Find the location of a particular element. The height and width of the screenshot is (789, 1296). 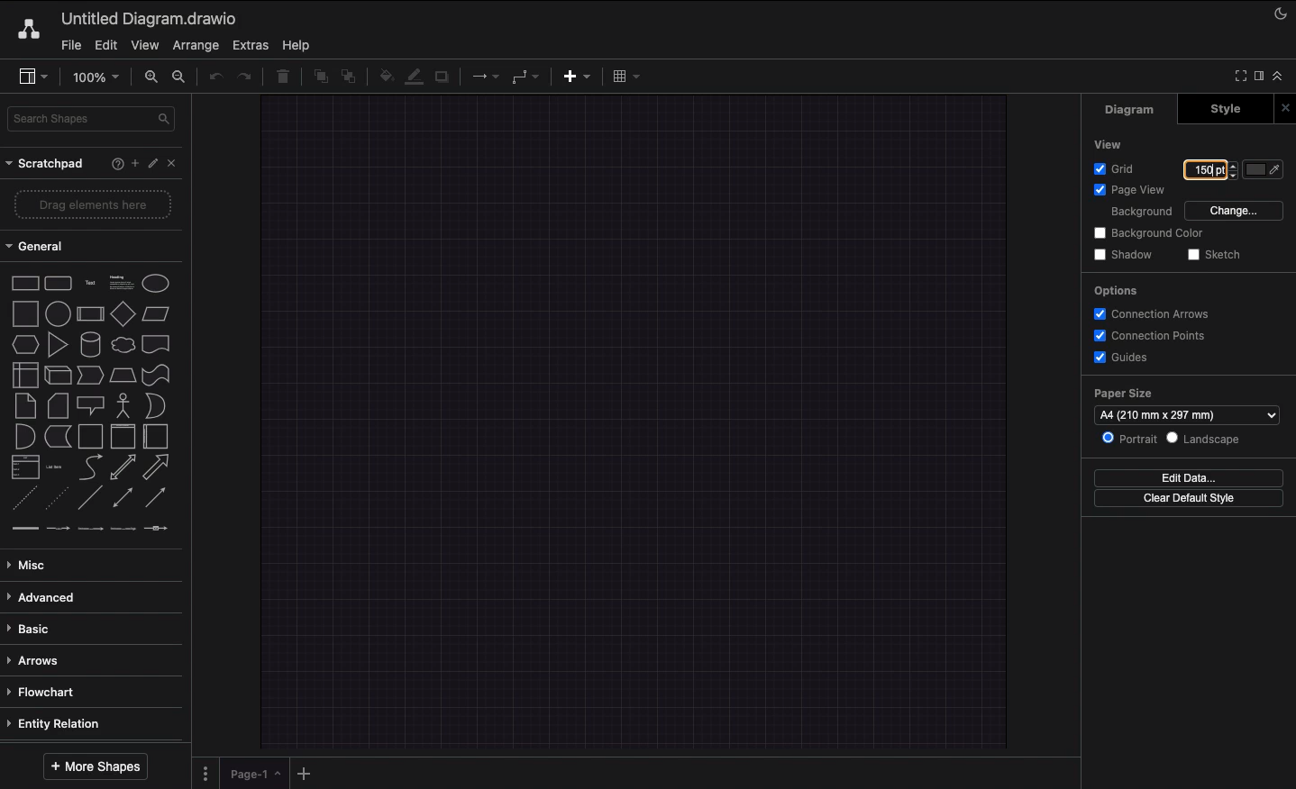

Help is located at coordinates (108, 164).